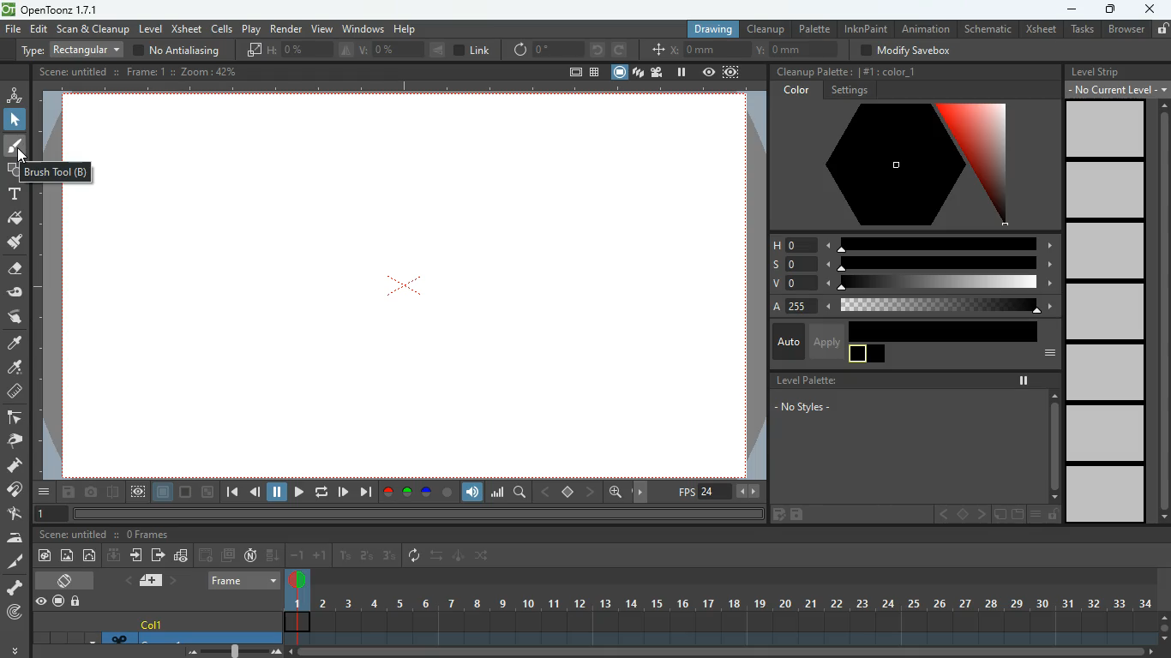 The height and width of the screenshot is (658, 1171). Describe the element at coordinates (13, 30) in the screenshot. I see `file` at that location.